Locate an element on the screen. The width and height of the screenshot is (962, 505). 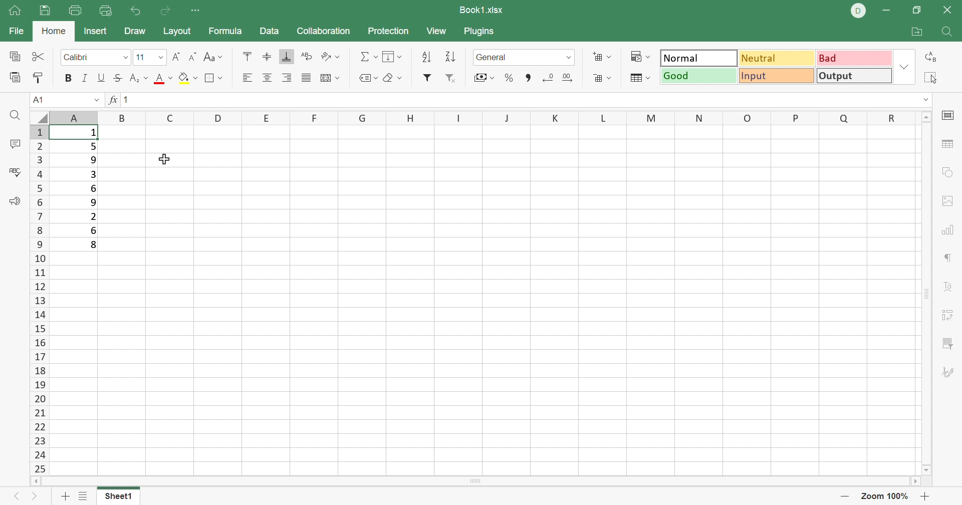
Drop Down is located at coordinates (126, 57).